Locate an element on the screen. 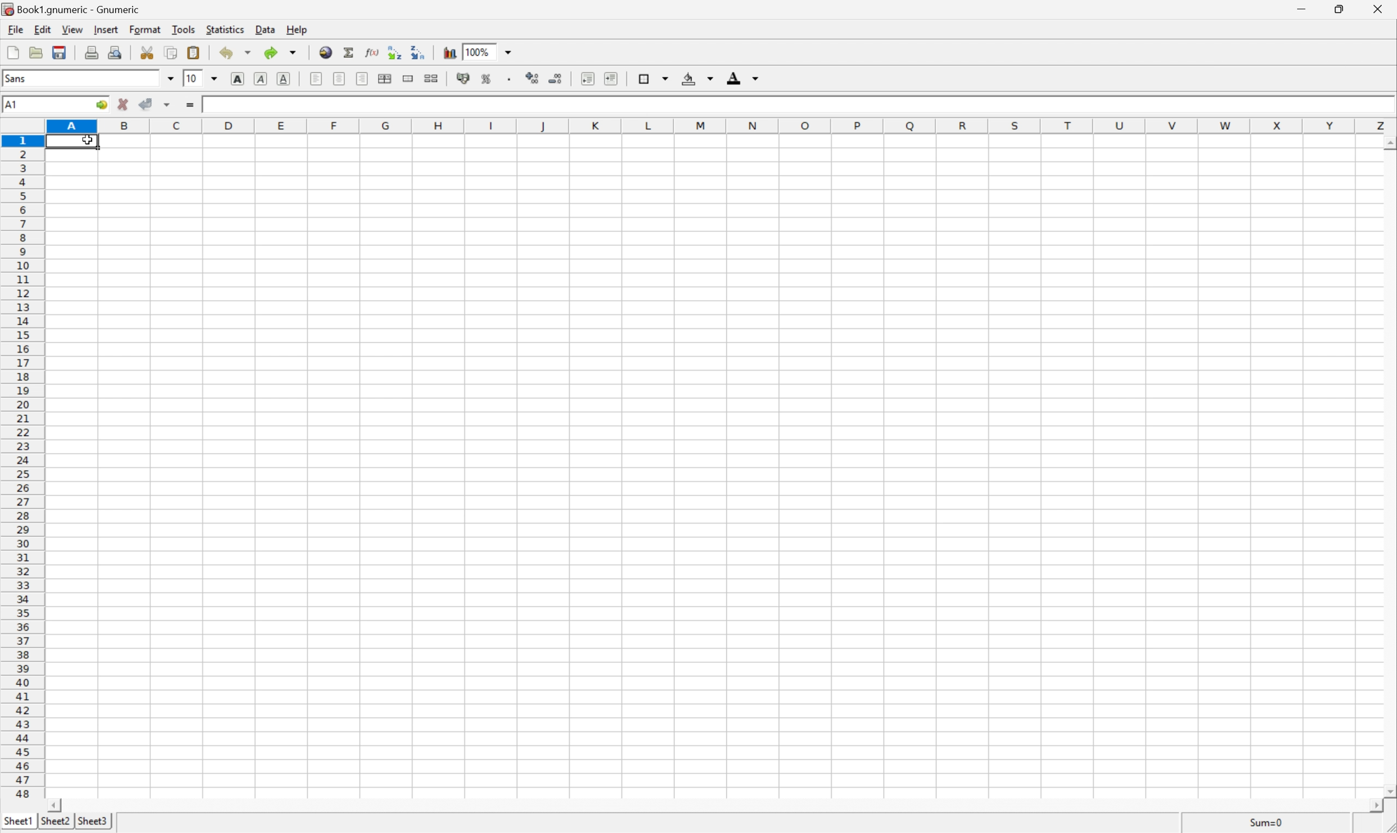 Image resolution: width=1397 pixels, height=833 pixels. Set the format of the selected cells to include a thousands separator is located at coordinates (507, 78).